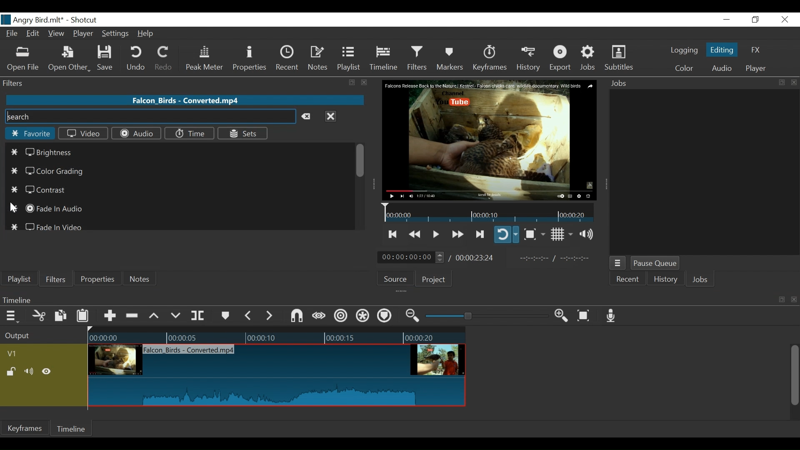 This screenshot has width=800, height=450. Describe the element at coordinates (109, 317) in the screenshot. I see `Append` at that location.